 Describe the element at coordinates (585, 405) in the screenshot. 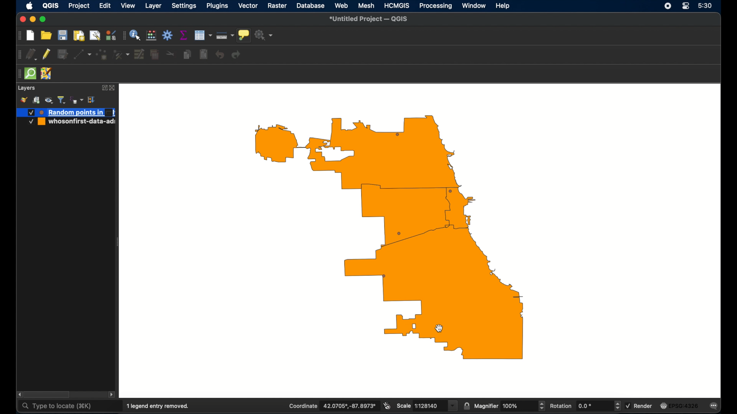

I see `rotation` at that location.